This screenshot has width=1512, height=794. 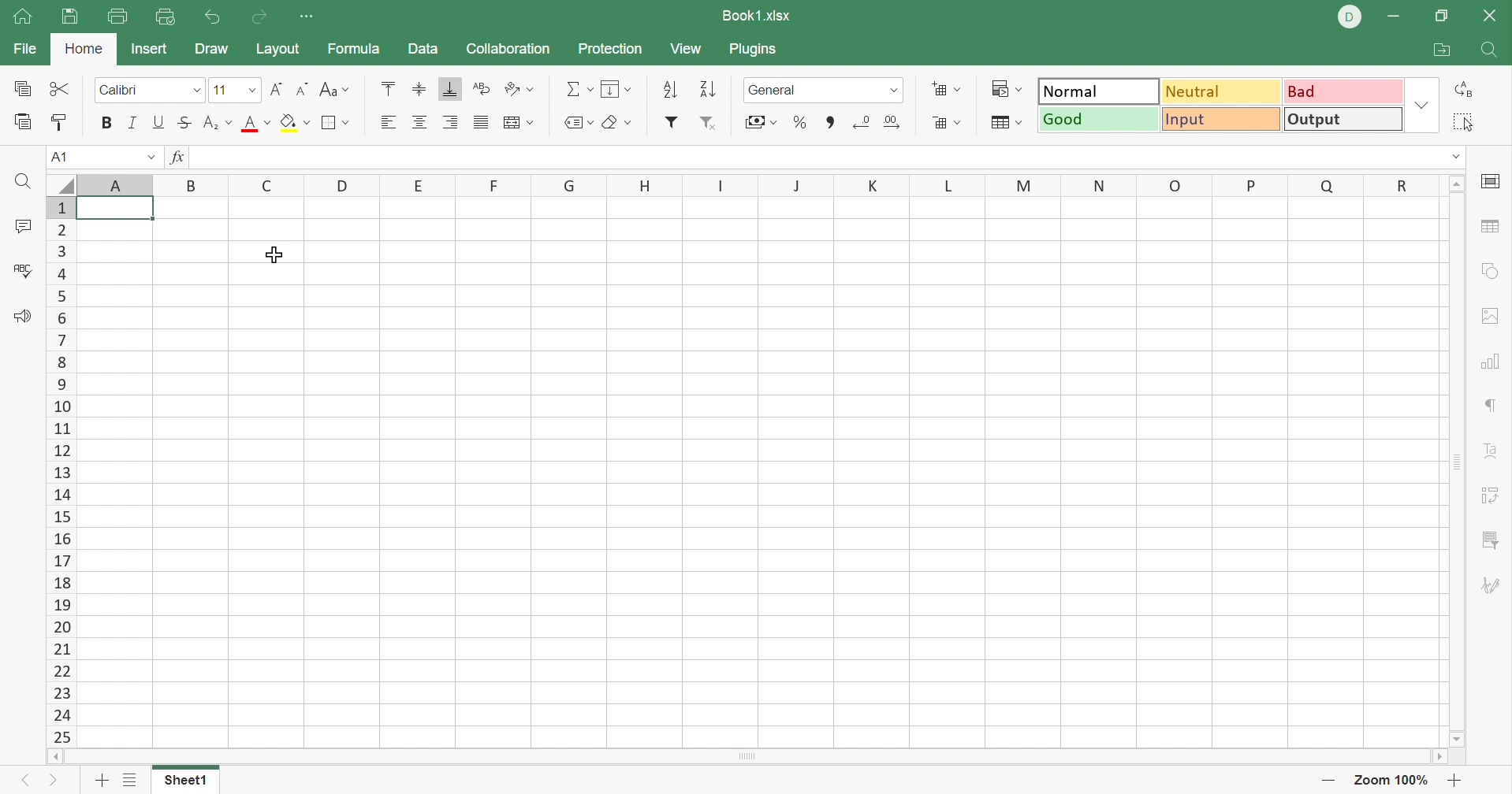 I want to click on Underline, so click(x=160, y=121).